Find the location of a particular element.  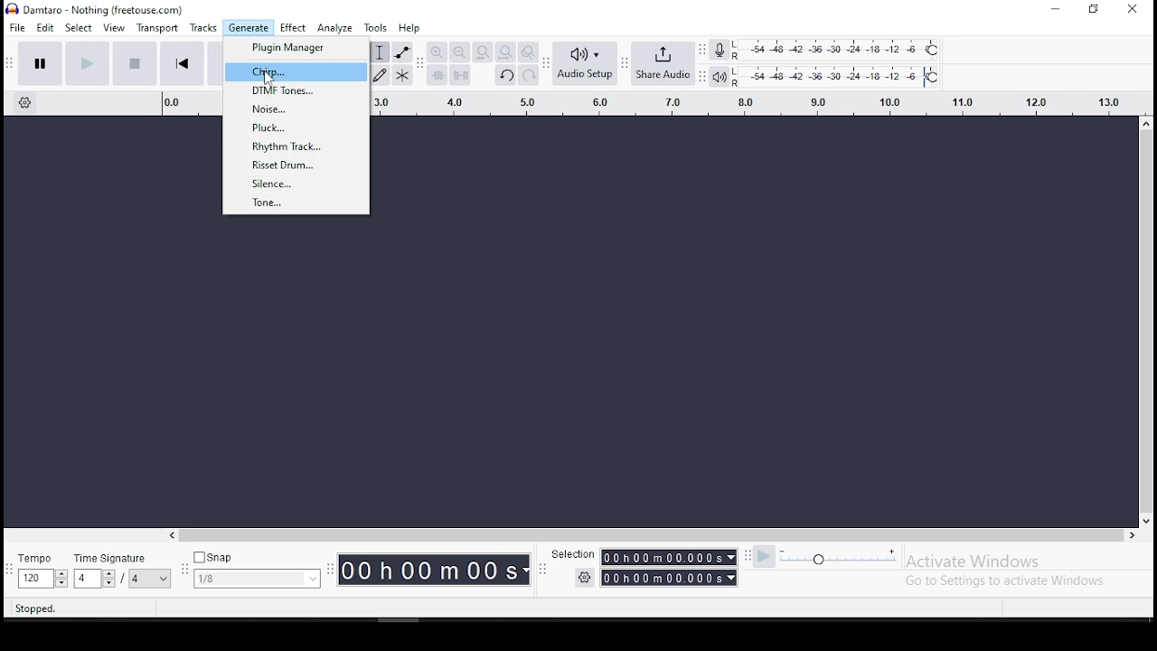

horizontal scroll bar is located at coordinates (437, 532).